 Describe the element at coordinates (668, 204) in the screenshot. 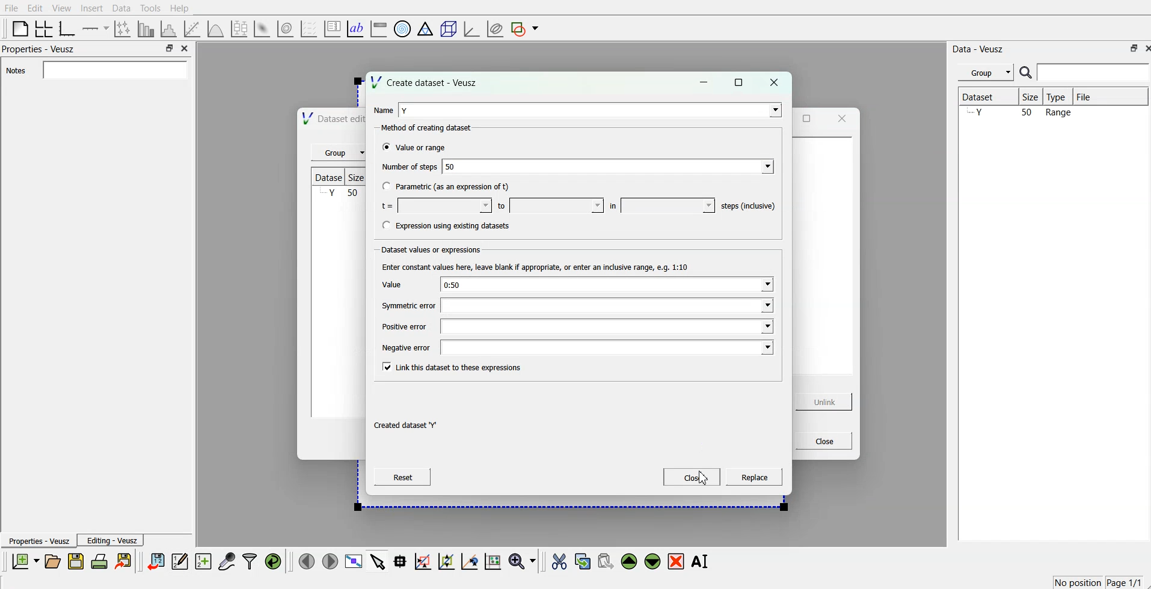

I see `t value in ` at that location.